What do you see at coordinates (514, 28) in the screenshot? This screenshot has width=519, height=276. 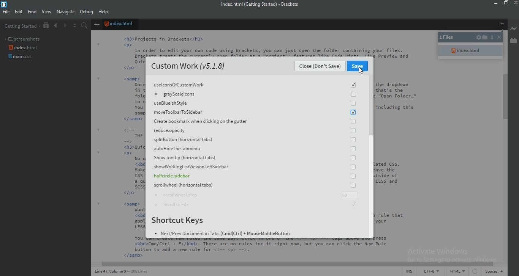 I see `live preview` at bounding box center [514, 28].